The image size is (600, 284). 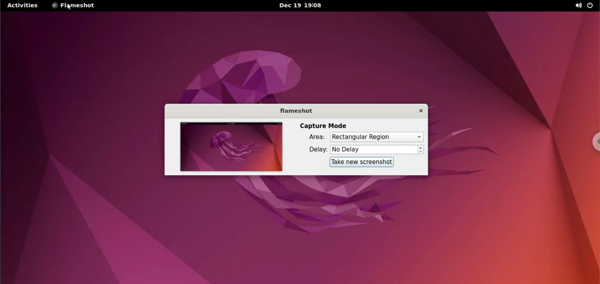 What do you see at coordinates (74, 5) in the screenshot?
I see `flameshot options` at bounding box center [74, 5].